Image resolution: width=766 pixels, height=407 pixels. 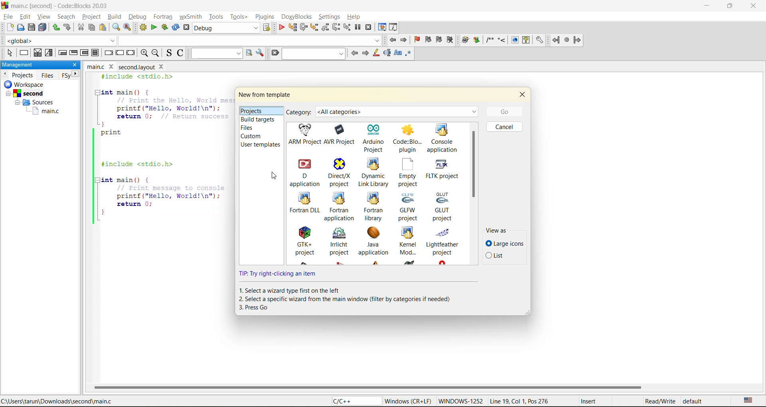 I want to click on previous, so click(x=354, y=53).